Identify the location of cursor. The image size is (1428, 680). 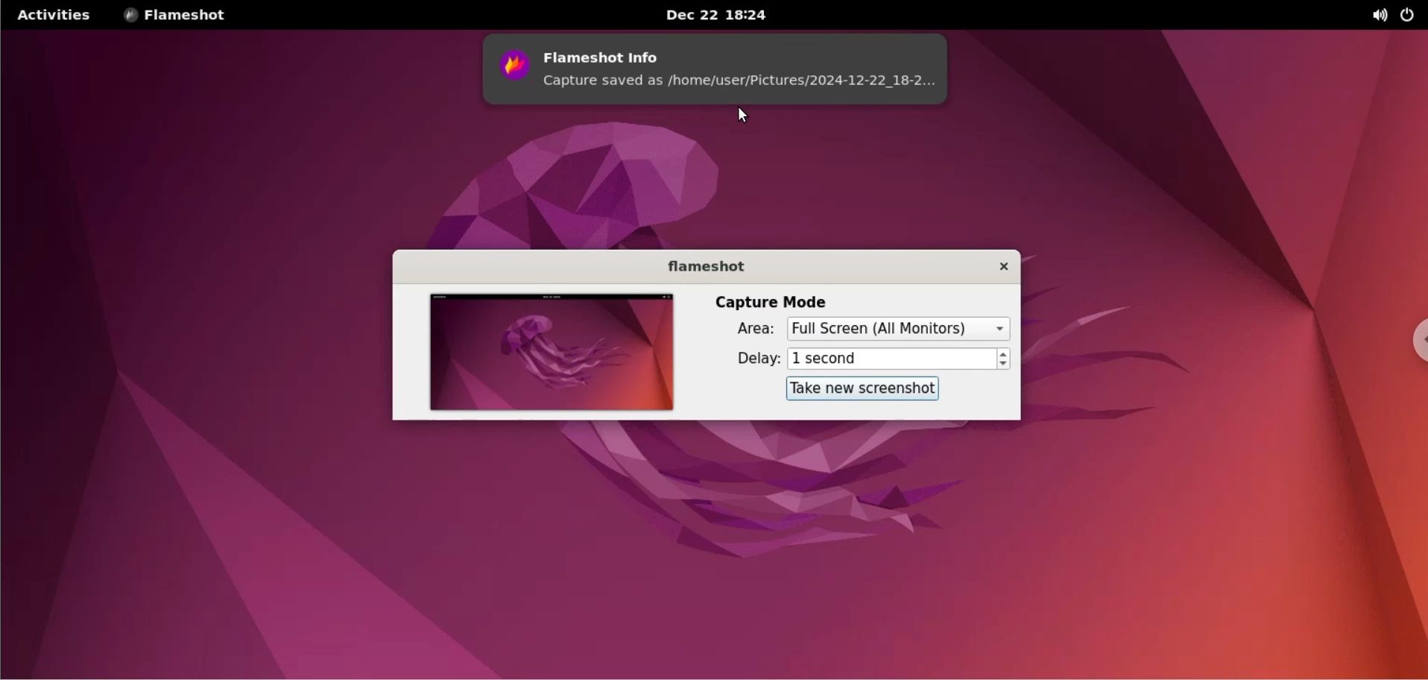
(744, 120).